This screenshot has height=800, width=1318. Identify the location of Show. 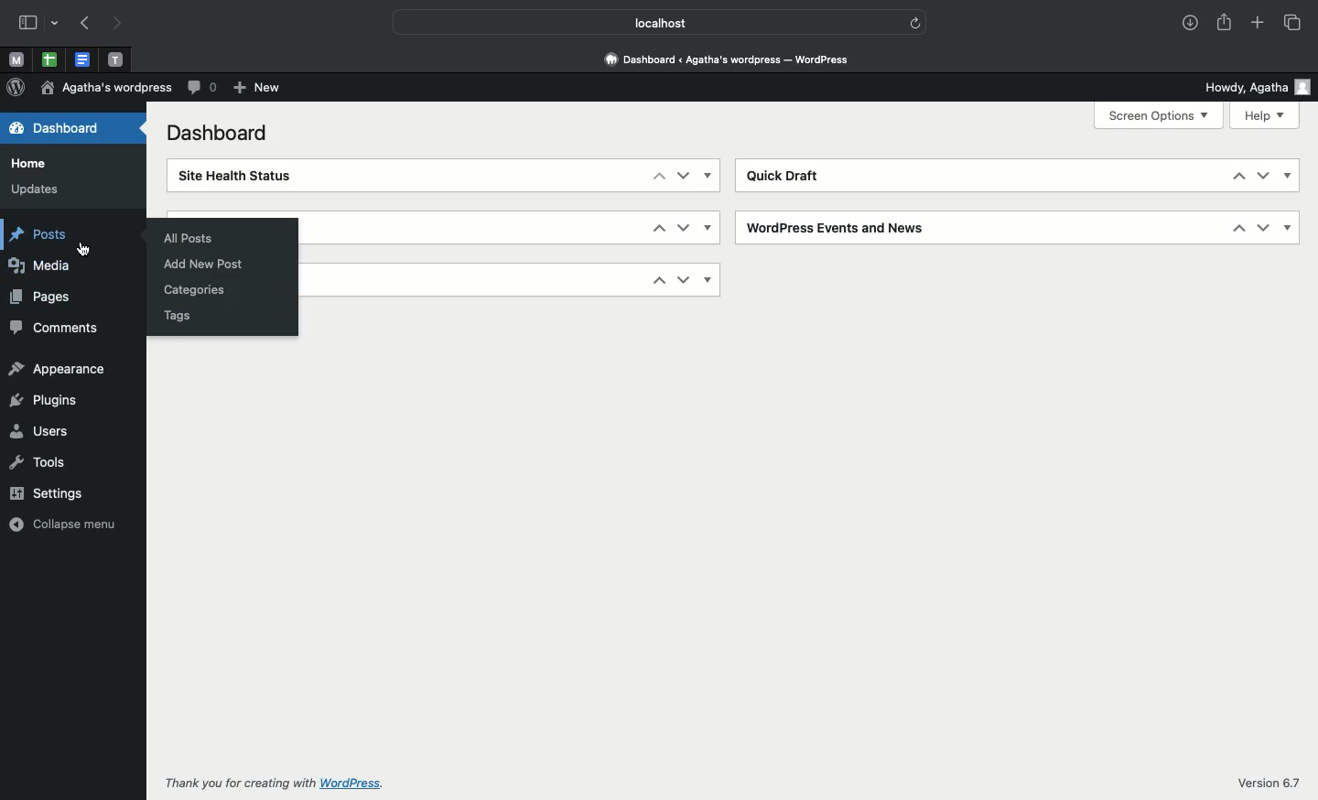
(1289, 227).